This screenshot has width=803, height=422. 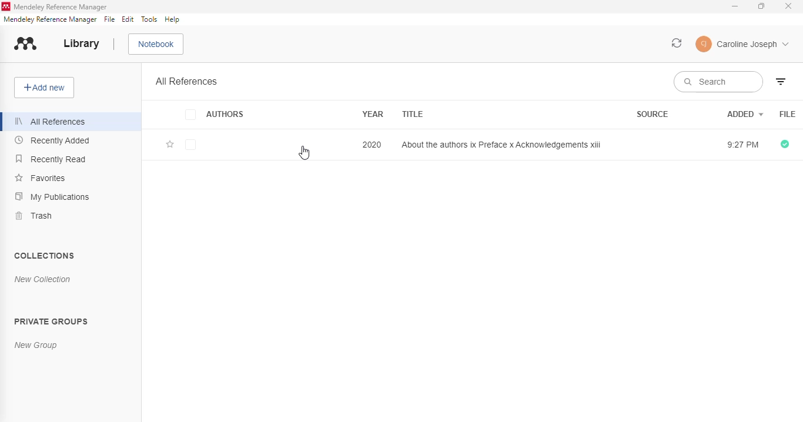 I want to click on logo, so click(x=5, y=6).